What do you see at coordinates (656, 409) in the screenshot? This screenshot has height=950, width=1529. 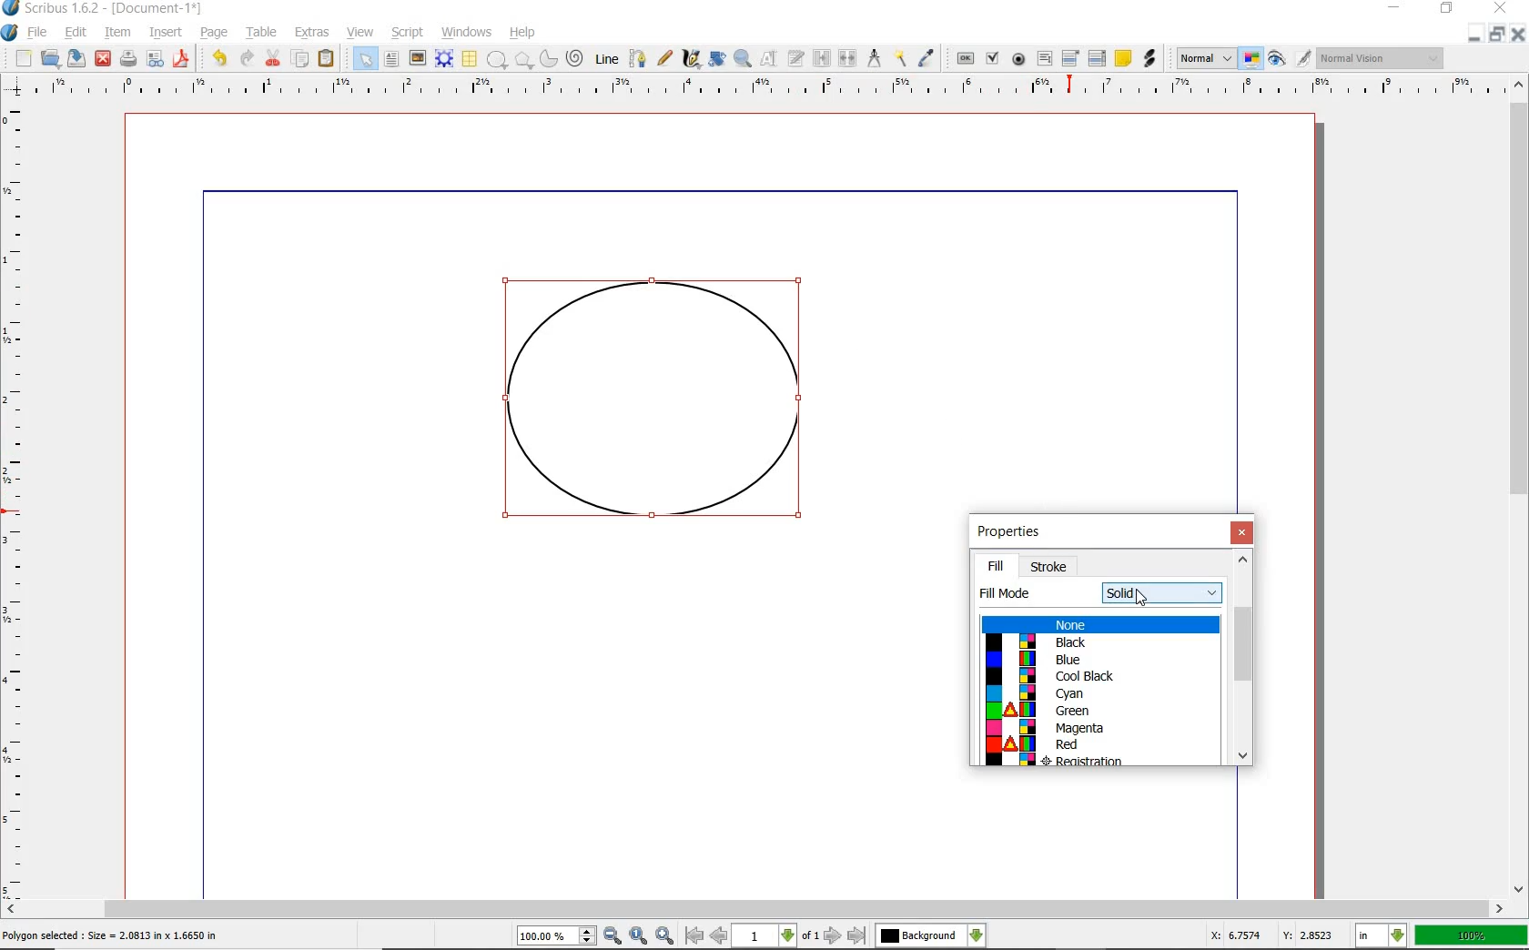 I see `shape drawn` at bounding box center [656, 409].